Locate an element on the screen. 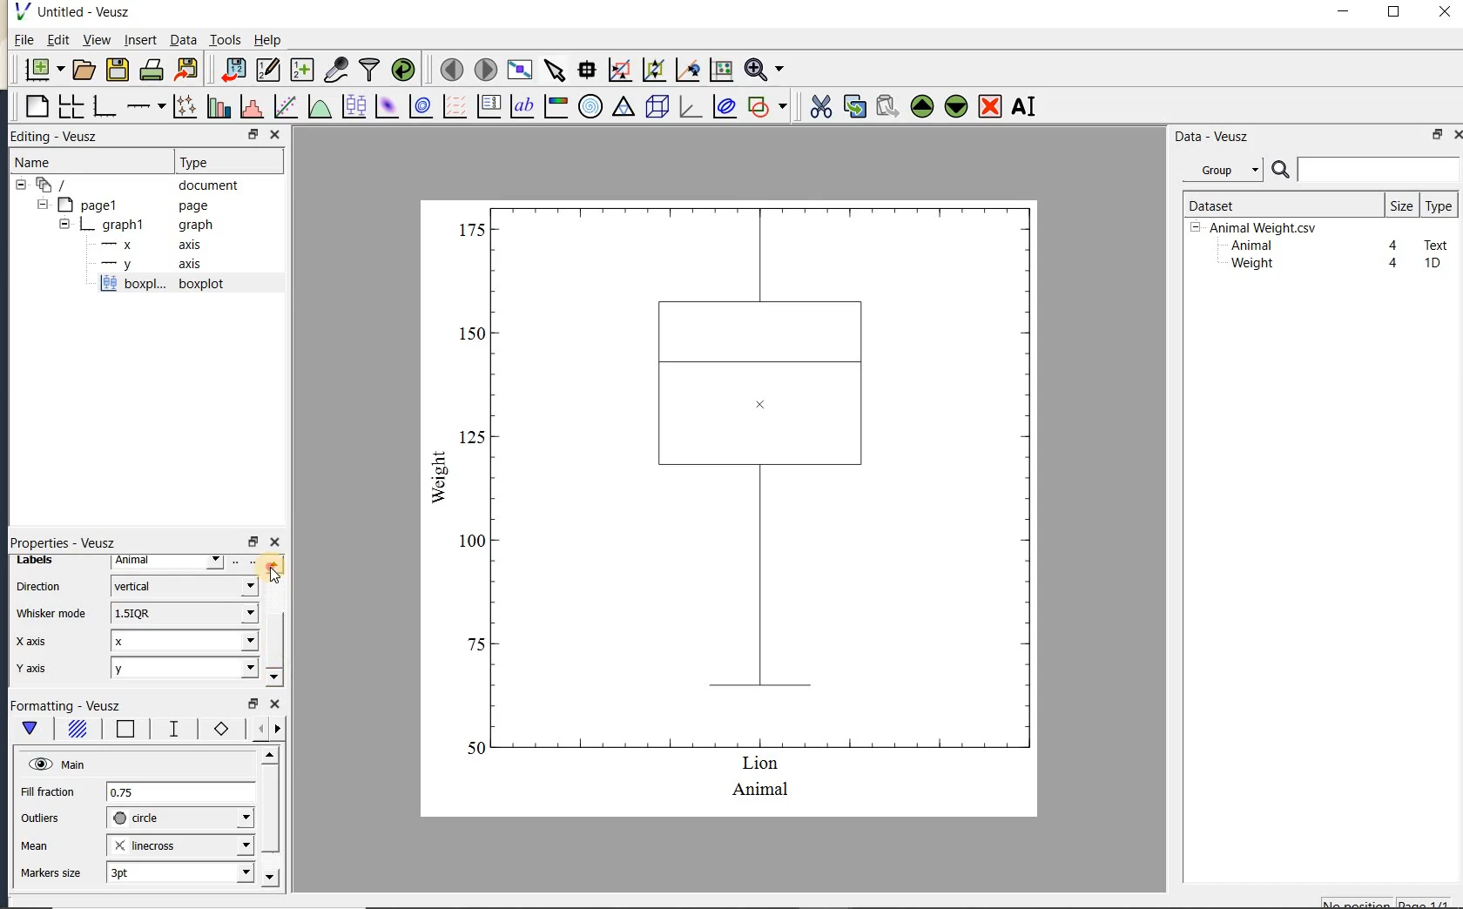  cursor is located at coordinates (275, 576).